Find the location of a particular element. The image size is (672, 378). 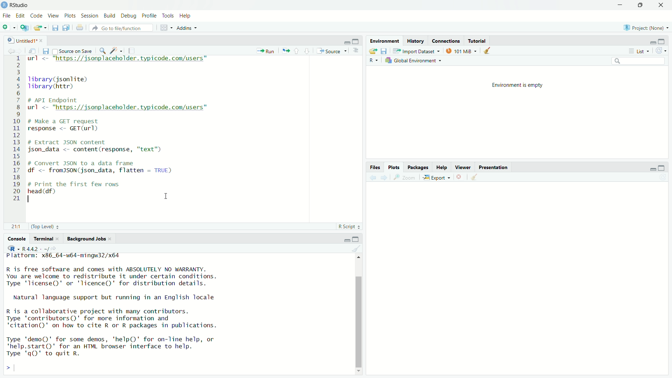

History is located at coordinates (416, 41).